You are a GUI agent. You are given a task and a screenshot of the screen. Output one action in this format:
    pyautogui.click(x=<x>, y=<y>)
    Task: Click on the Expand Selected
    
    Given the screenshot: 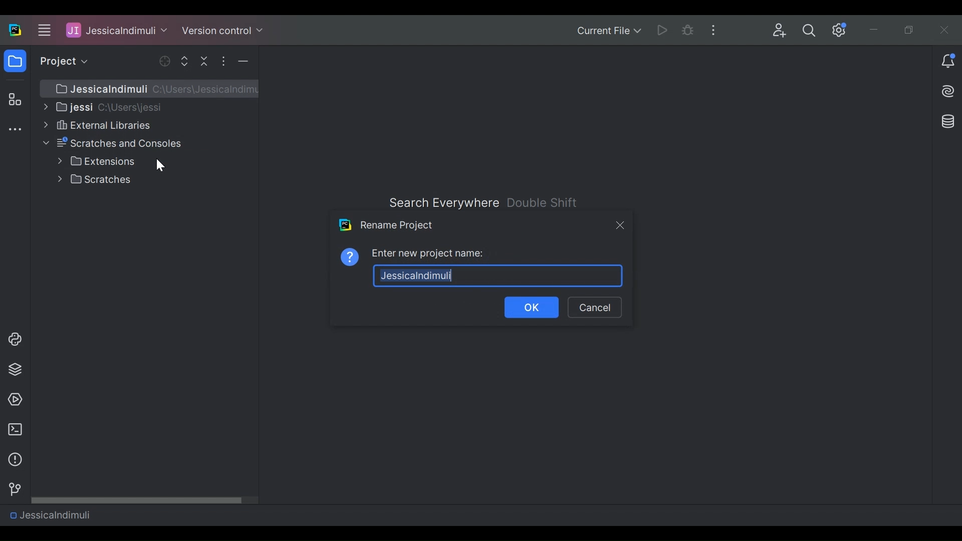 What is the action you would take?
    pyautogui.click(x=187, y=61)
    